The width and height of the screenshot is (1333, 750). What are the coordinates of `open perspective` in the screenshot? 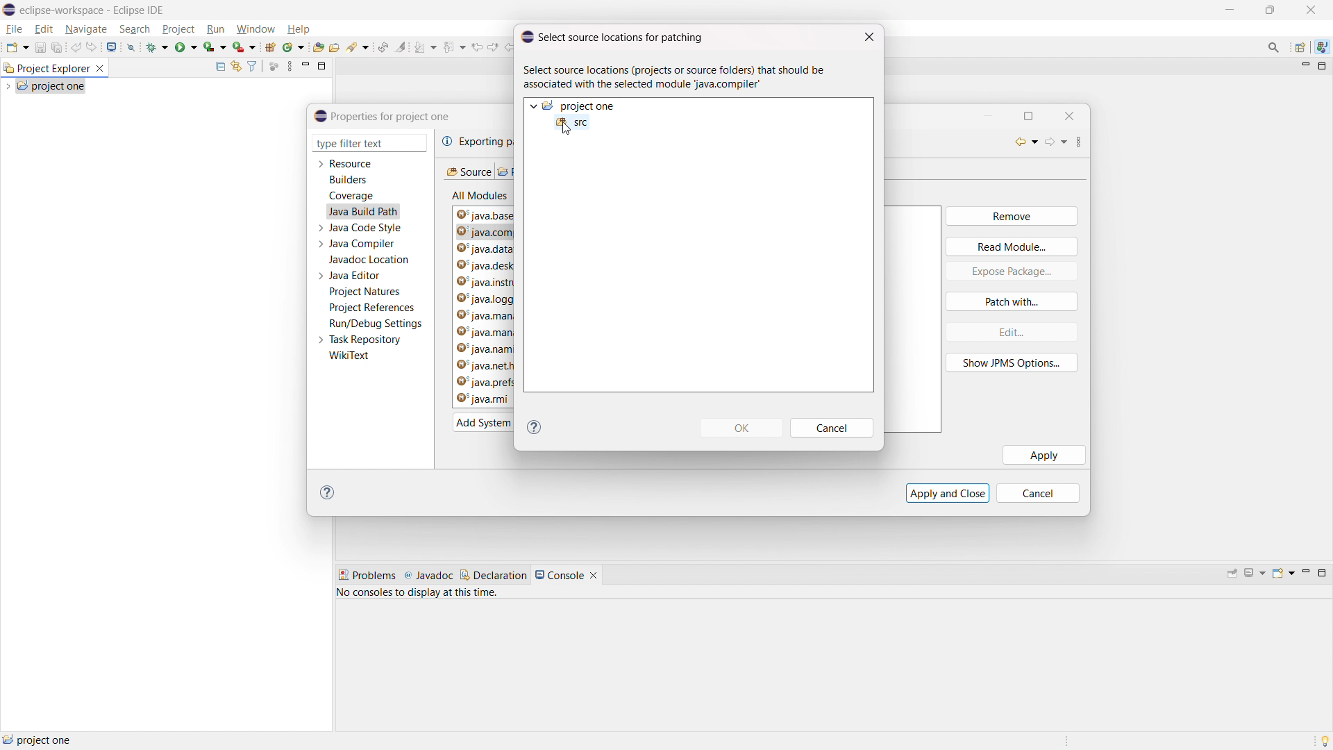 It's located at (1301, 48).